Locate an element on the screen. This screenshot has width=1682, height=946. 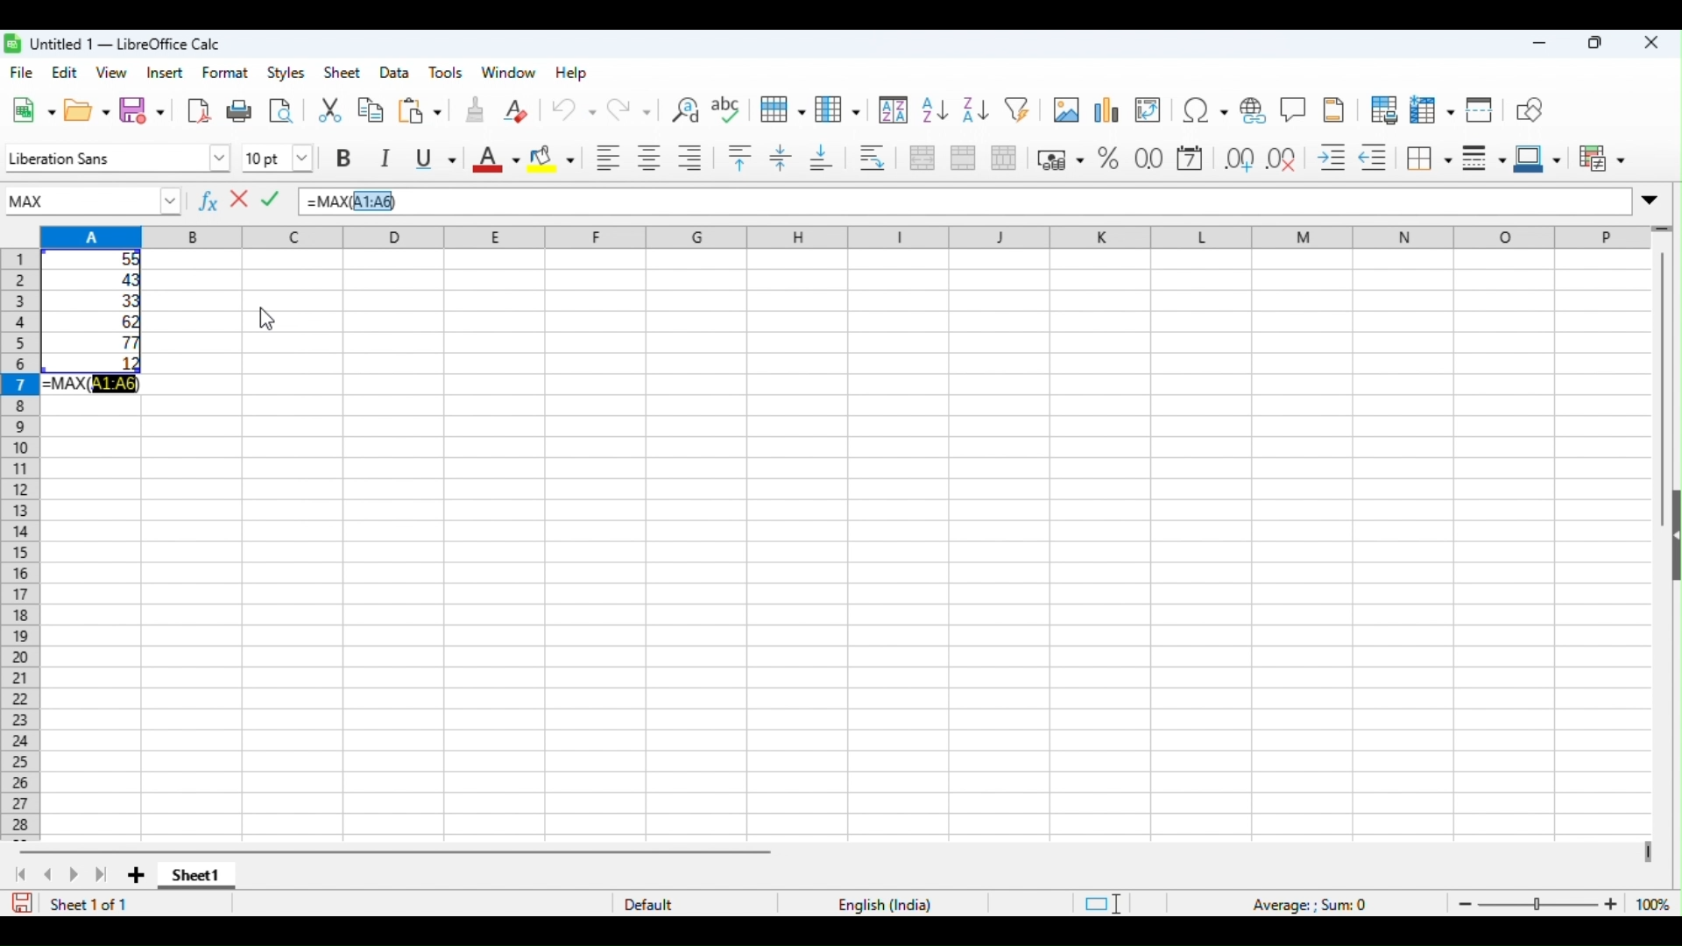
insert image is located at coordinates (1067, 108).